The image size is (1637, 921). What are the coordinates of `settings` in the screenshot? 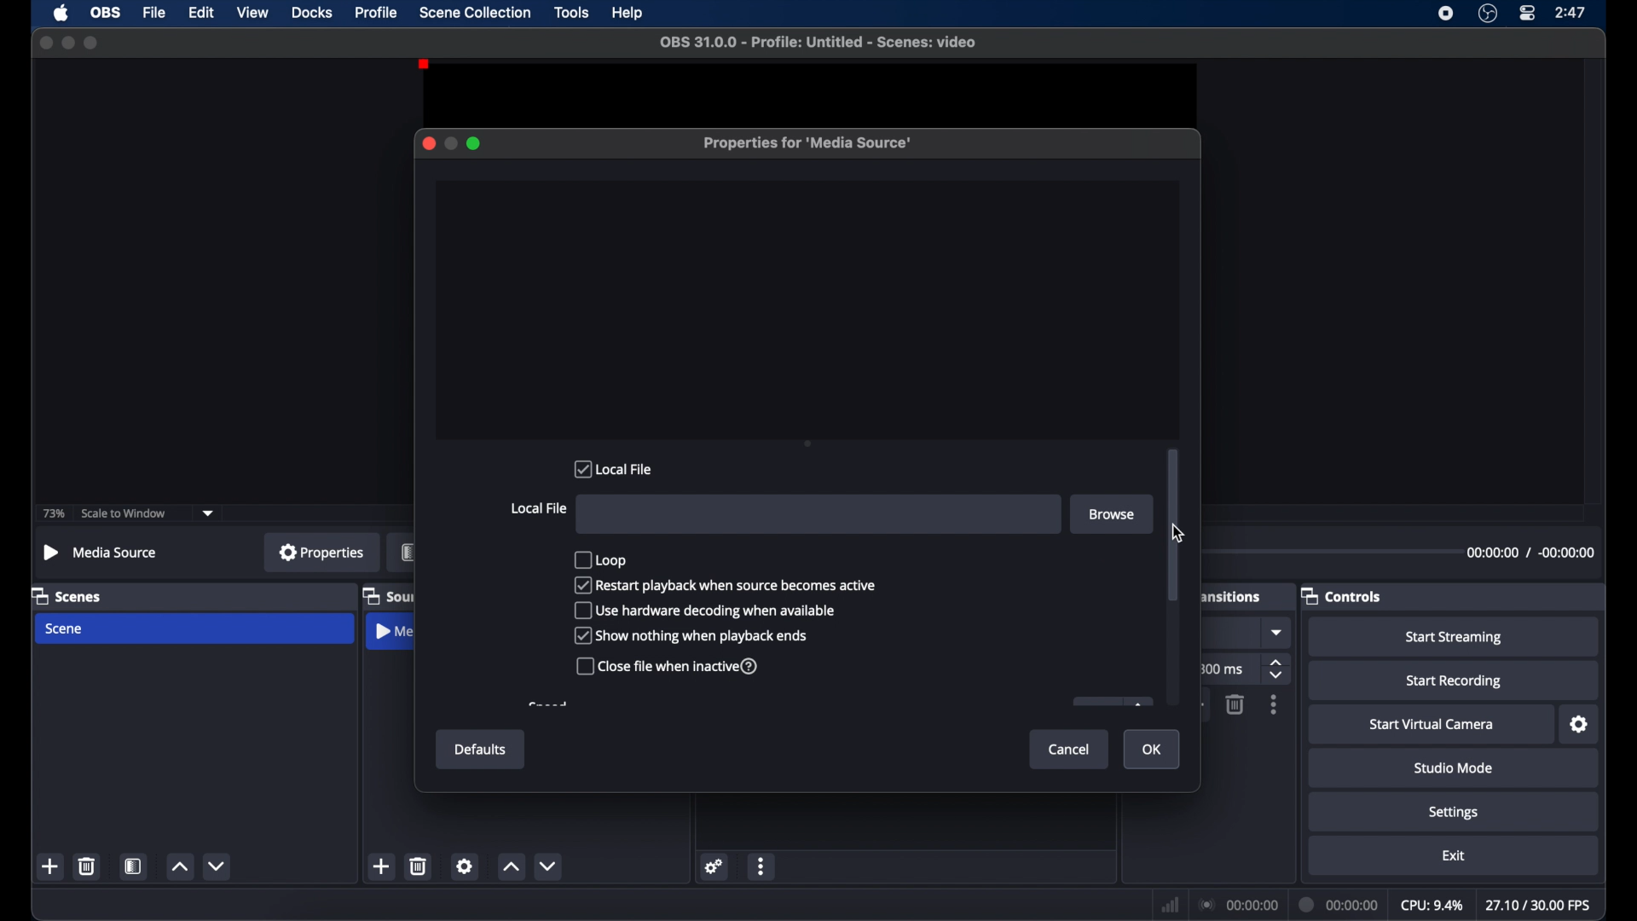 It's located at (1454, 814).